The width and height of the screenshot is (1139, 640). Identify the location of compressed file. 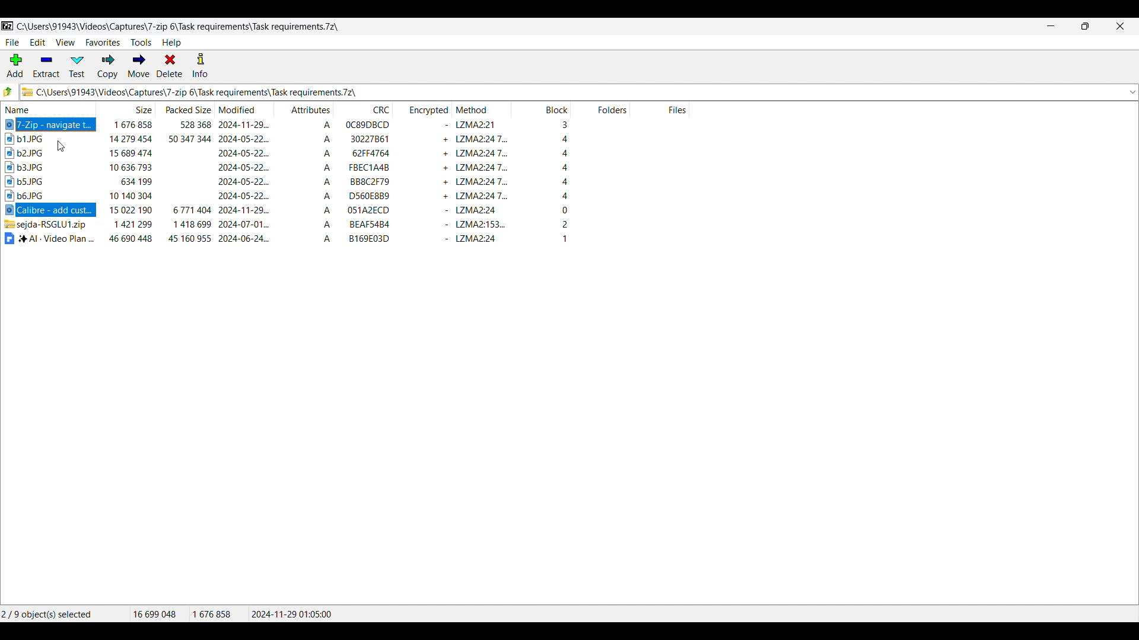
(49, 224).